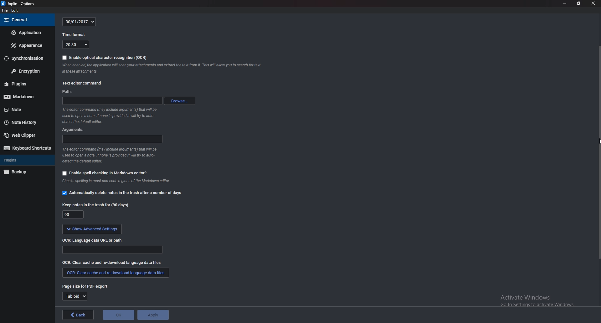 This screenshot has height=323, width=601. What do you see at coordinates (74, 35) in the screenshot?
I see `time format` at bounding box center [74, 35].